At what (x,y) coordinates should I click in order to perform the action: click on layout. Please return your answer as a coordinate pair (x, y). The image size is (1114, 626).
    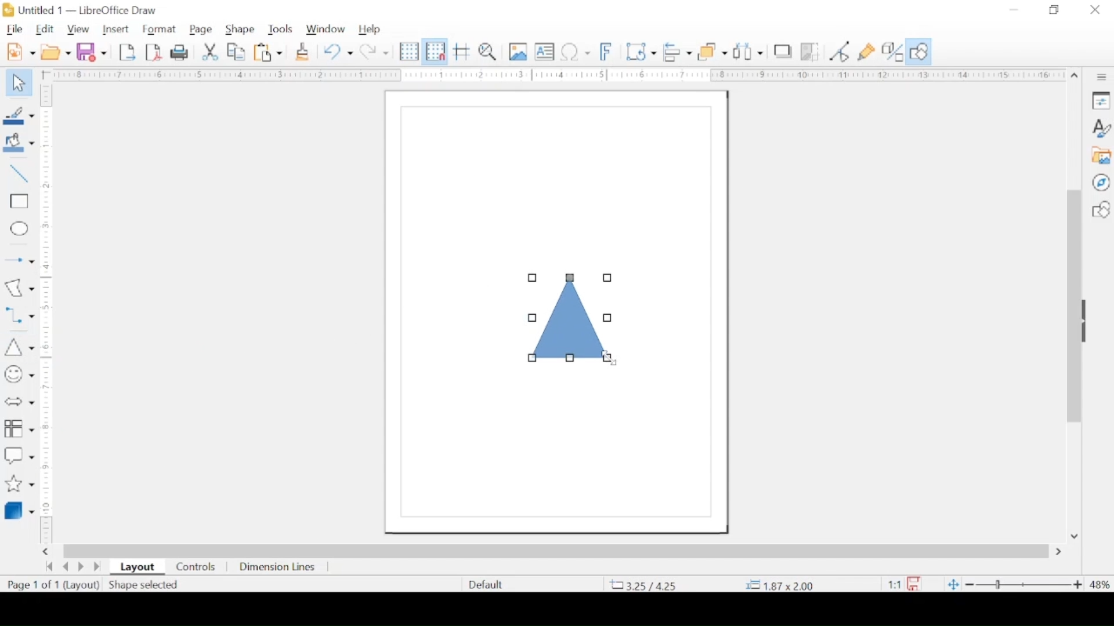
    Looking at the image, I should click on (137, 567).